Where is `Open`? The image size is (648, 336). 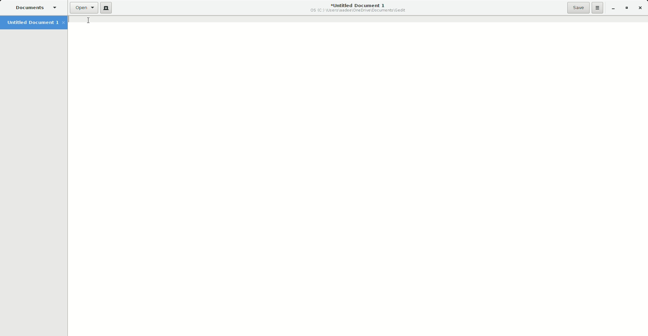 Open is located at coordinates (82, 8).